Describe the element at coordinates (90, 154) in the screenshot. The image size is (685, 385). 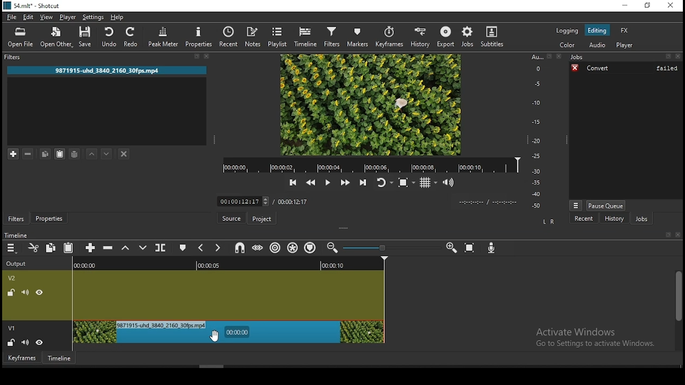
I see `move filter up` at that location.